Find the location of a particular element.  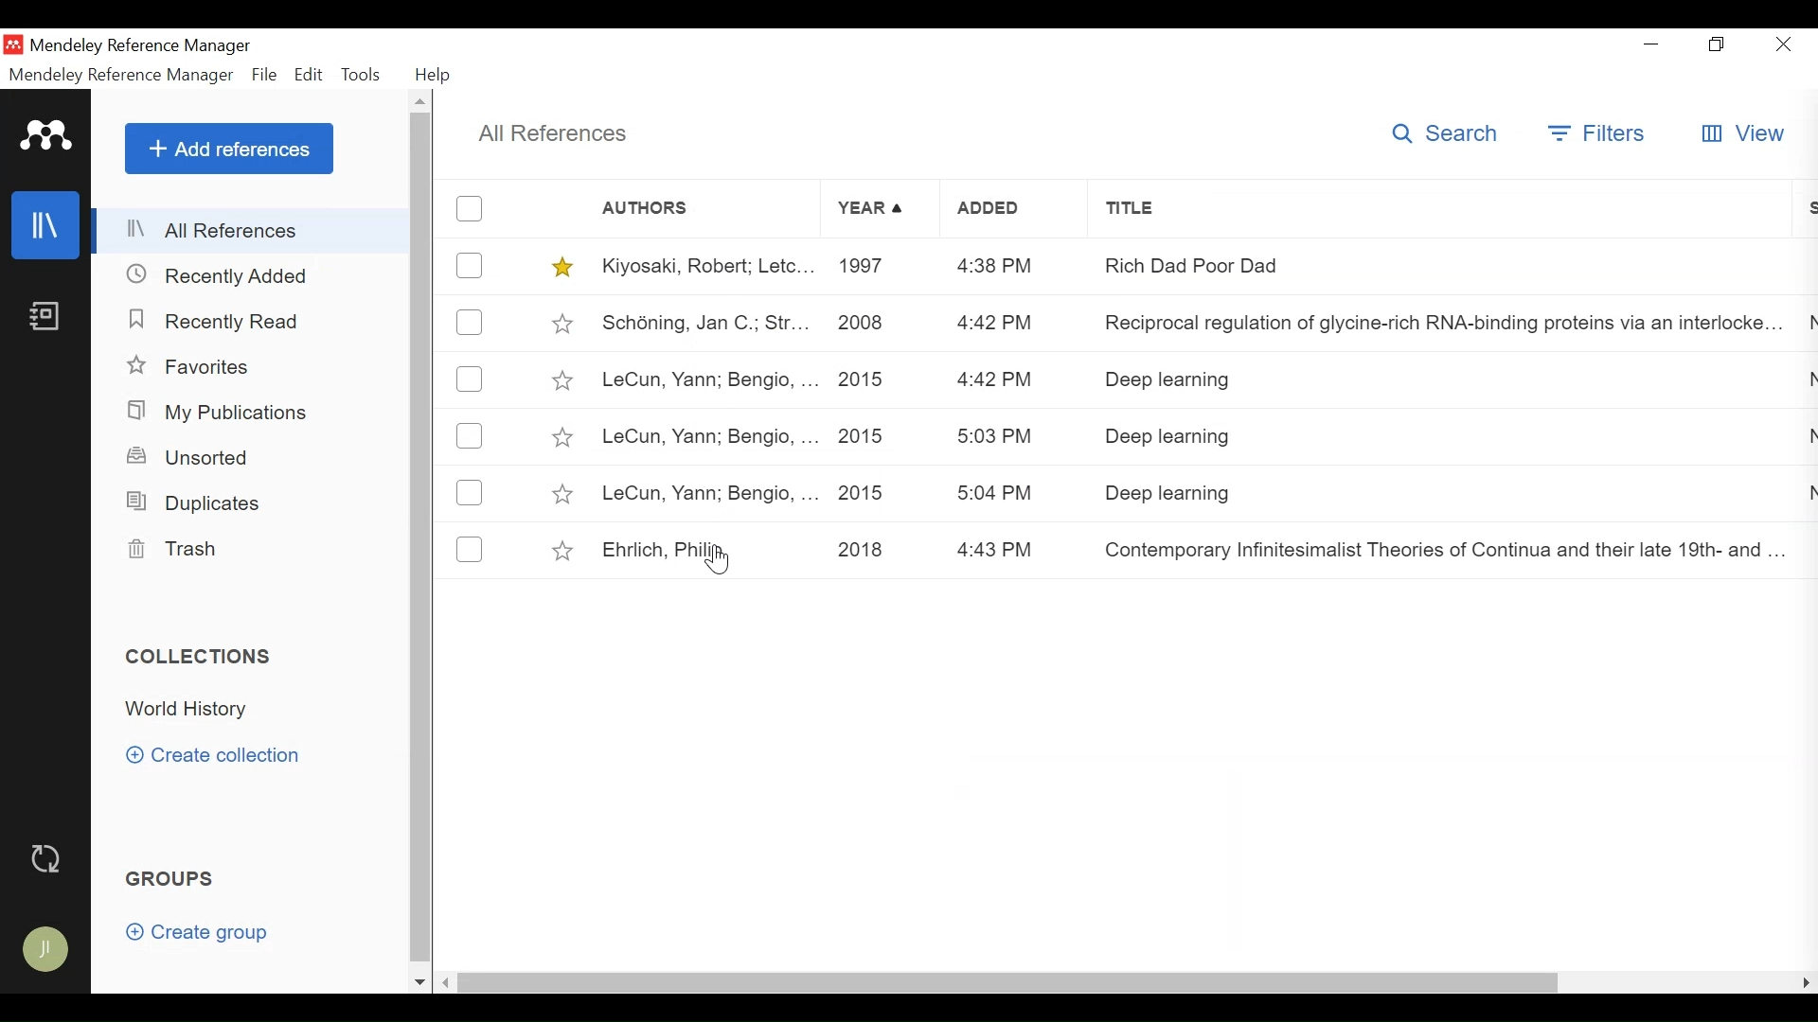

Mendeley is located at coordinates (47, 135).